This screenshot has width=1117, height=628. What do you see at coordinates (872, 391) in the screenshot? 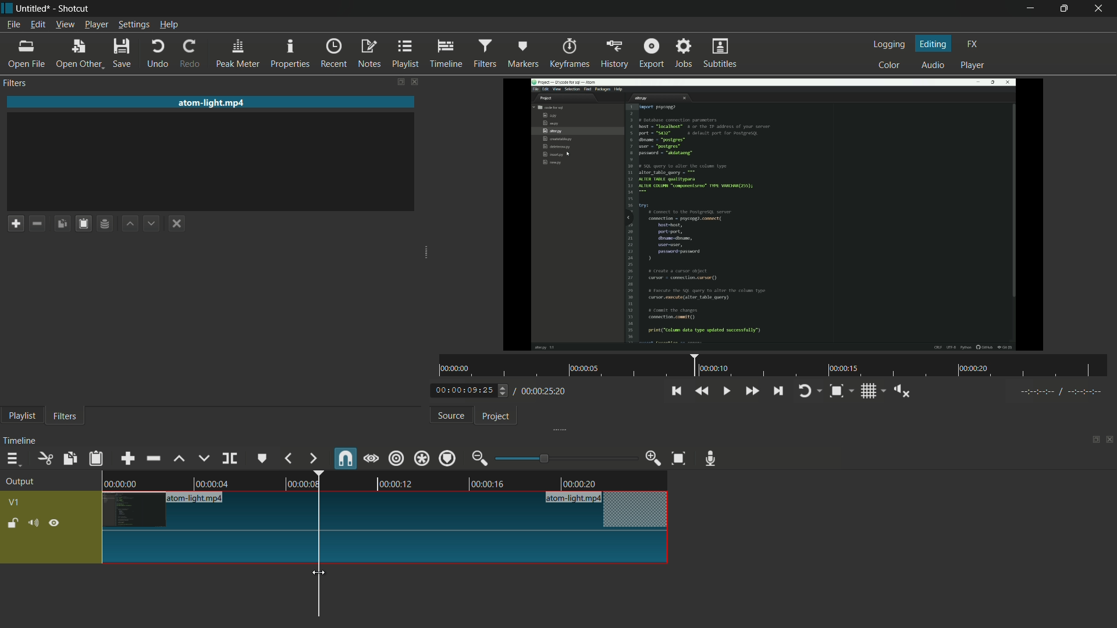
I see `toggle grid` at bounding box center [872, 391].